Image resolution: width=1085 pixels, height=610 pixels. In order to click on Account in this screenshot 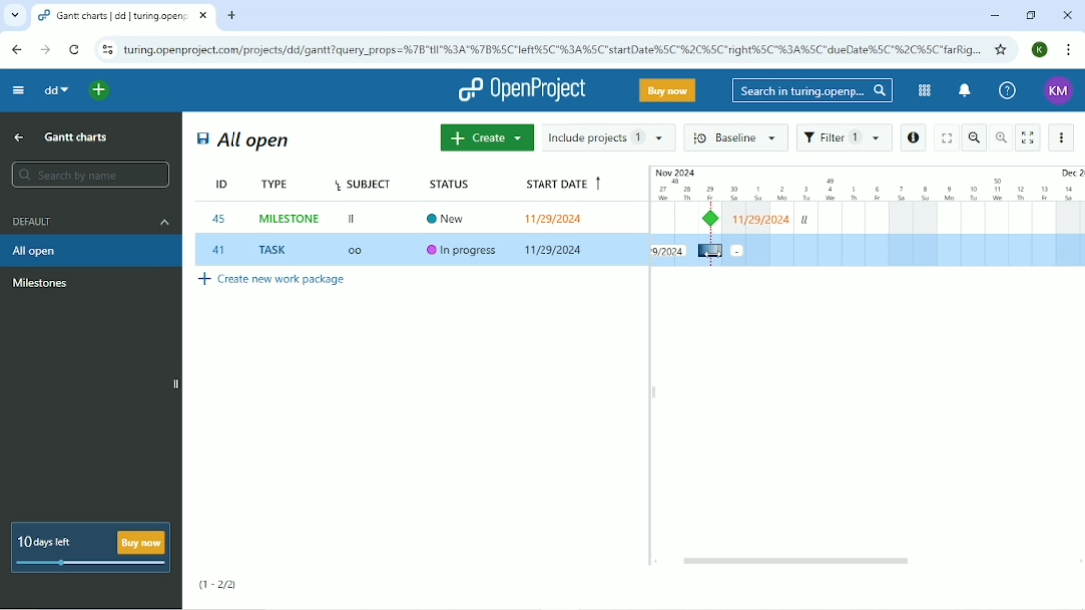, I will do `click(1060, 92)`.